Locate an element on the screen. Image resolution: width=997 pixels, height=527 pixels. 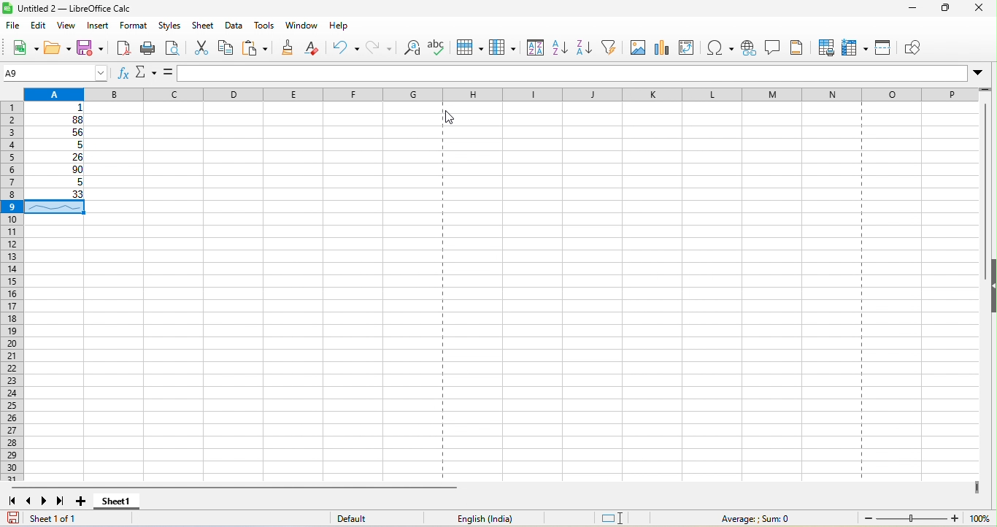
clone formatting is located at coordinates (289, 47).